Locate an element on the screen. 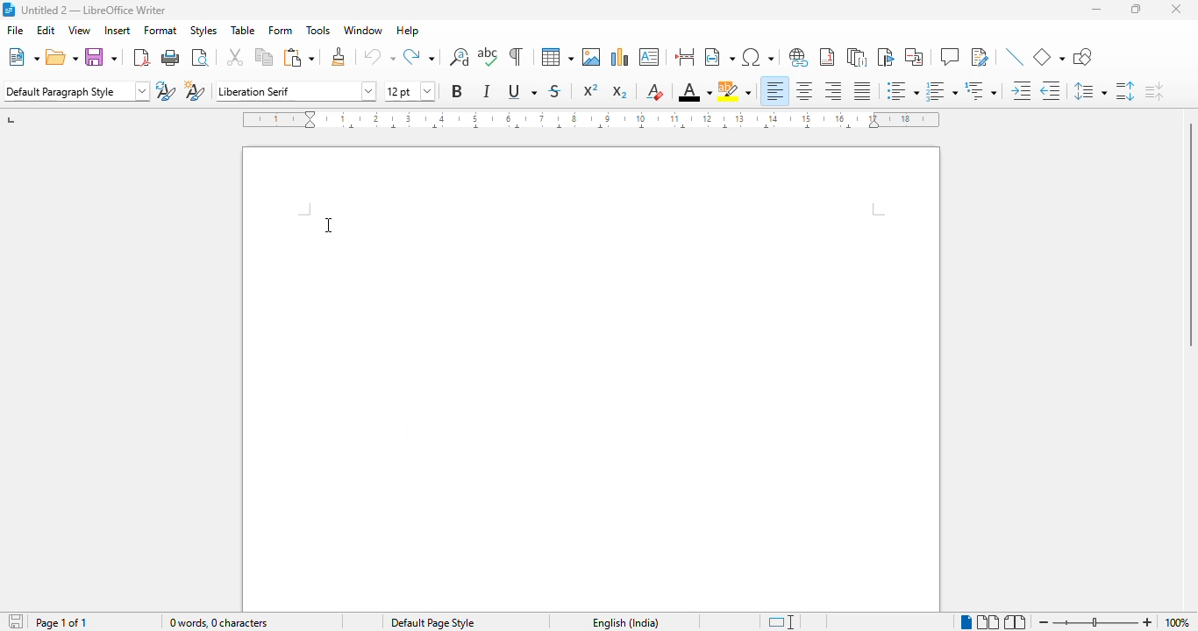 The image size is (1198, 631). single-page view is located at coordinates (966, 622).